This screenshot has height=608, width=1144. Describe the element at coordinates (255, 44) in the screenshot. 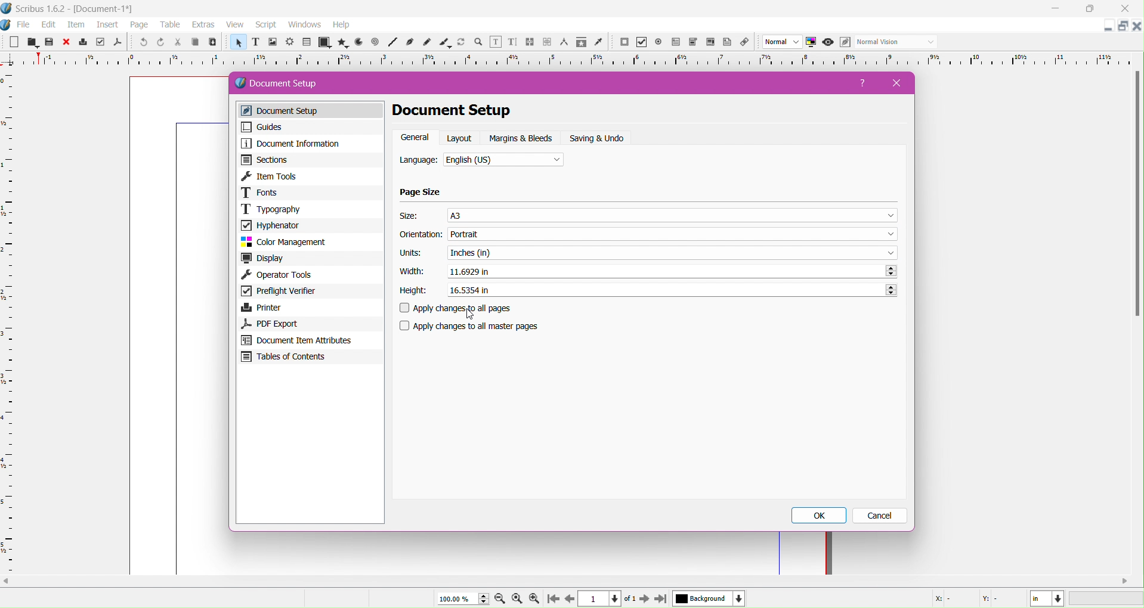

I see `text frame` at that location.